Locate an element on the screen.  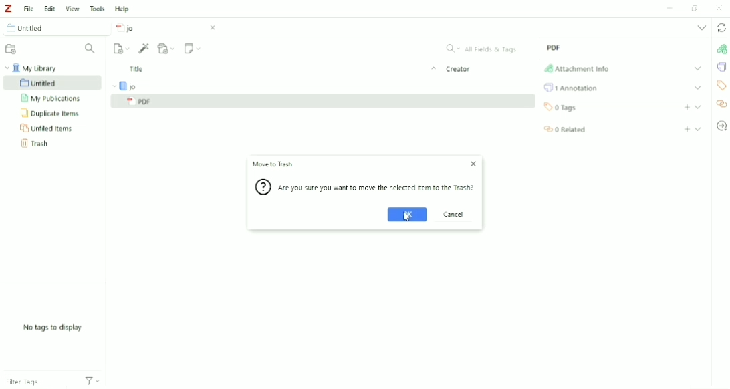
Add Attachment is located at coordinates (166, 49).